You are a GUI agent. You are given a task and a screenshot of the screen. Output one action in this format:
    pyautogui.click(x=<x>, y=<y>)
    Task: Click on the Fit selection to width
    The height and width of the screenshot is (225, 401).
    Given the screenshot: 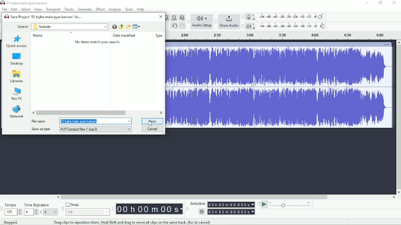 What is the action you would take?
    pyautogui.click(x=167, y=17)
    